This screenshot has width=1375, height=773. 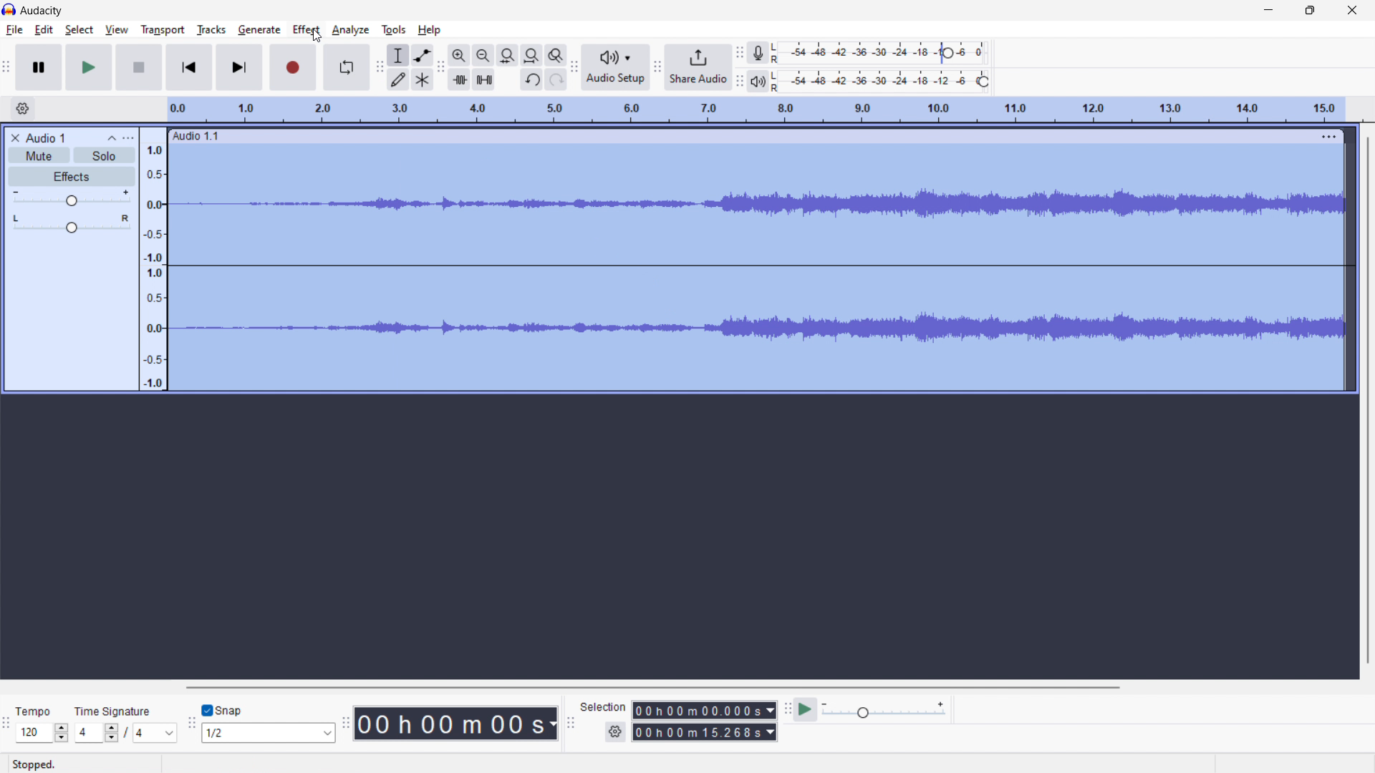 I want to click on draw tool, so click(x=398, y=79).